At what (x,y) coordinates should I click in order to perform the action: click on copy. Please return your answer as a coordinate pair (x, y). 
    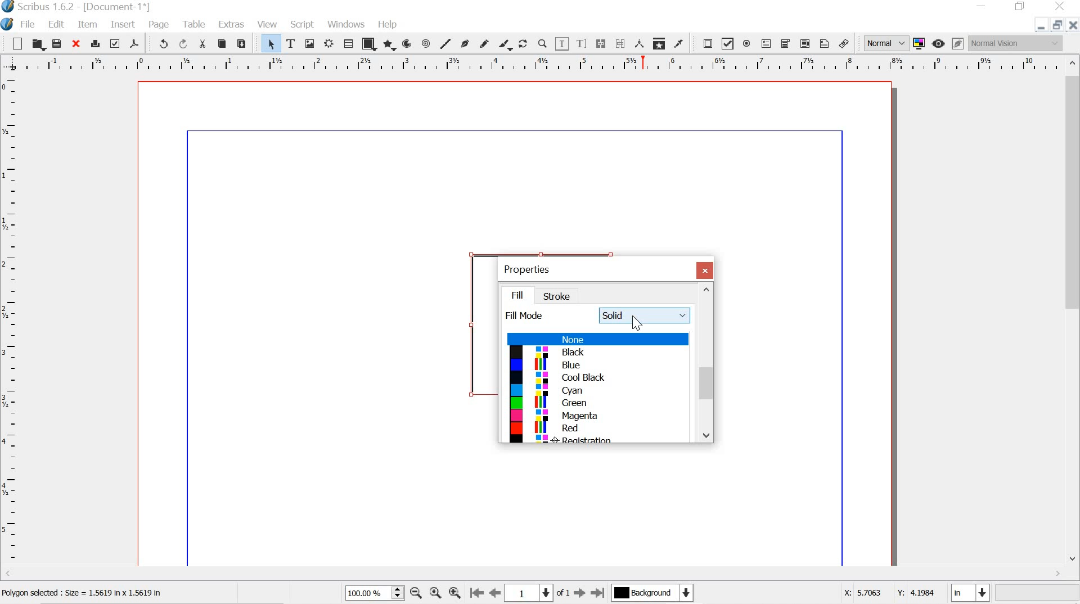
    Looking at the image, I should click on (222, 43).